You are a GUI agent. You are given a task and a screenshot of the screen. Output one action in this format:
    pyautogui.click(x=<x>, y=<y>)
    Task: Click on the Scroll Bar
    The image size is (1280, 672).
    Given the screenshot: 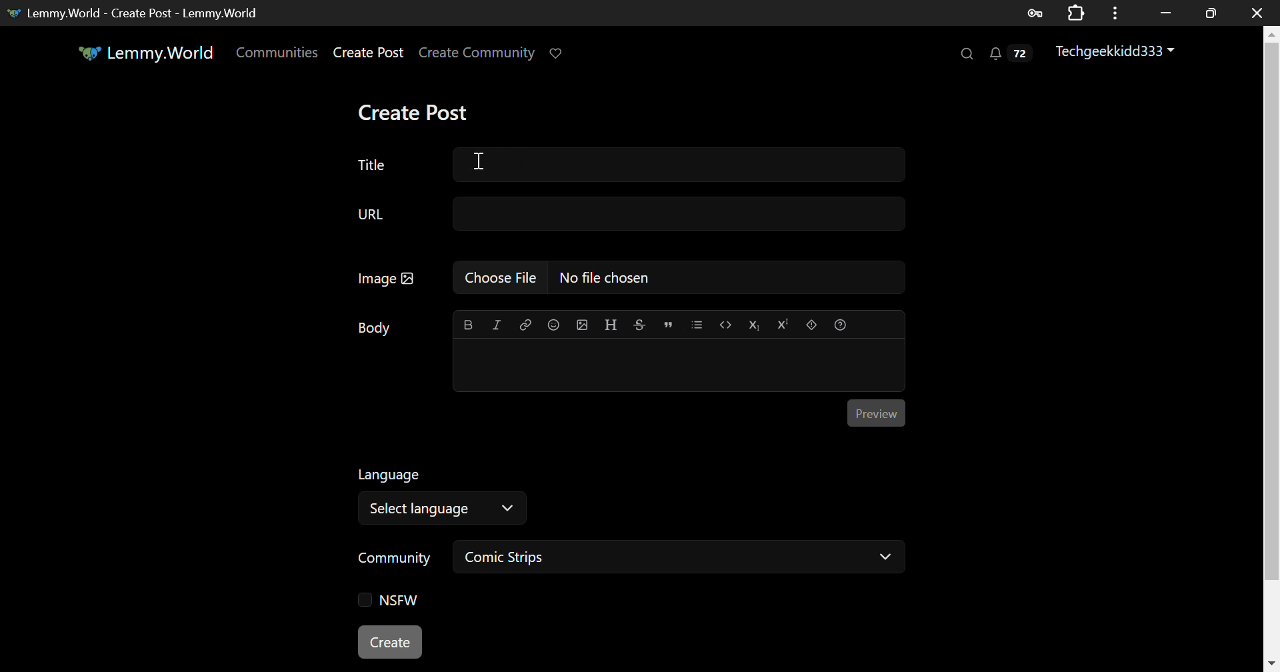 What is the action you would take?
    pyautogui.click(x=1272, y=346)
    